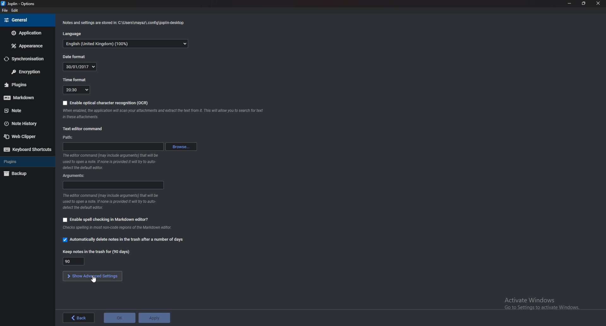 This screenshot has height=326, width=606. Describe the element at coordinates (182, 147) in the screenshot. I see `browse` at that location.